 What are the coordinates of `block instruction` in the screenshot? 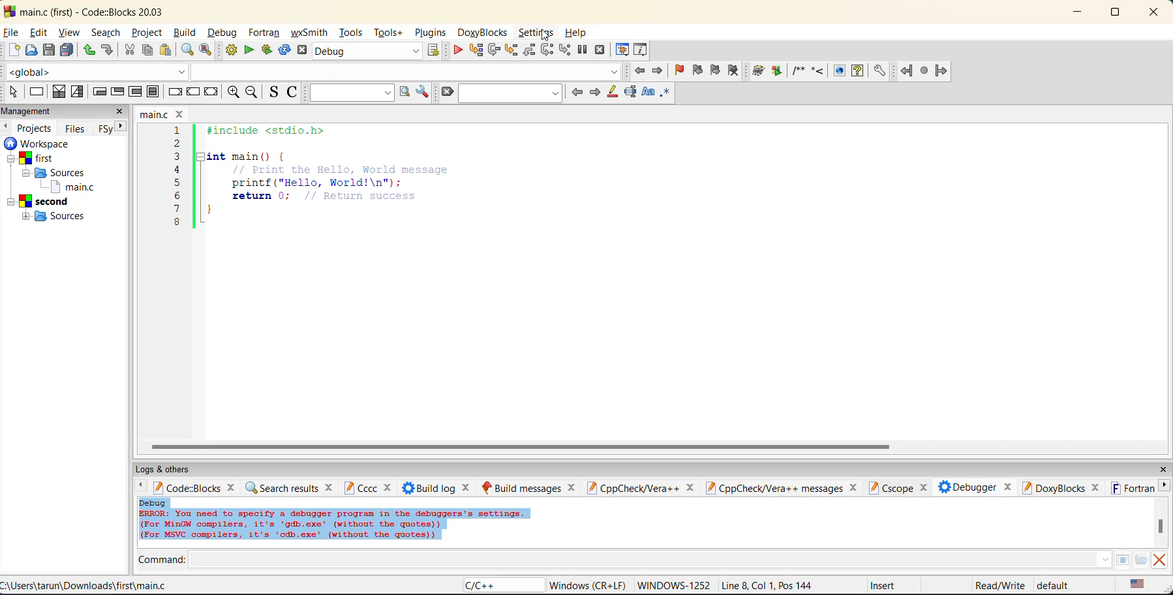 It's located at (154, 92).